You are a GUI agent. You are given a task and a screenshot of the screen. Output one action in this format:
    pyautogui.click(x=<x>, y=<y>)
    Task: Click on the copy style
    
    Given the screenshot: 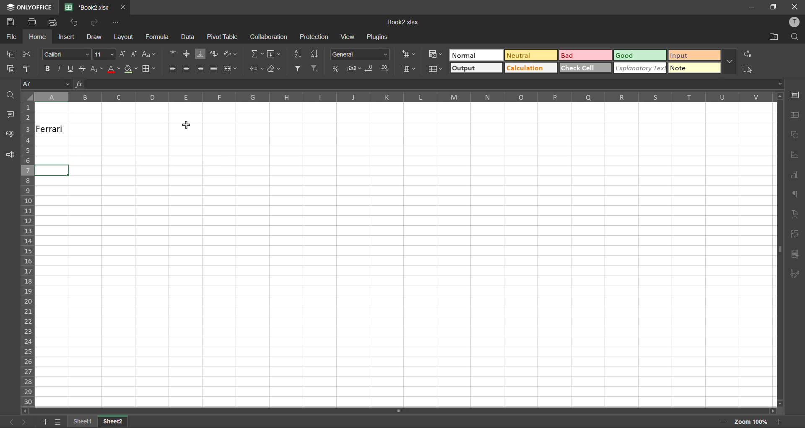 What is the action you would take?
    pyautogui.click(x=31, y=69)
    